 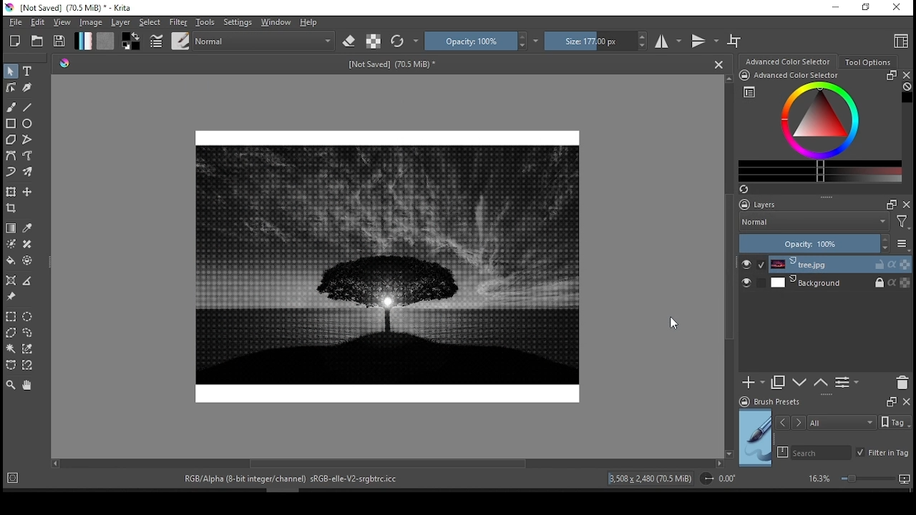 I want to click on layer visibility on/off, so click(x=750, y=283).